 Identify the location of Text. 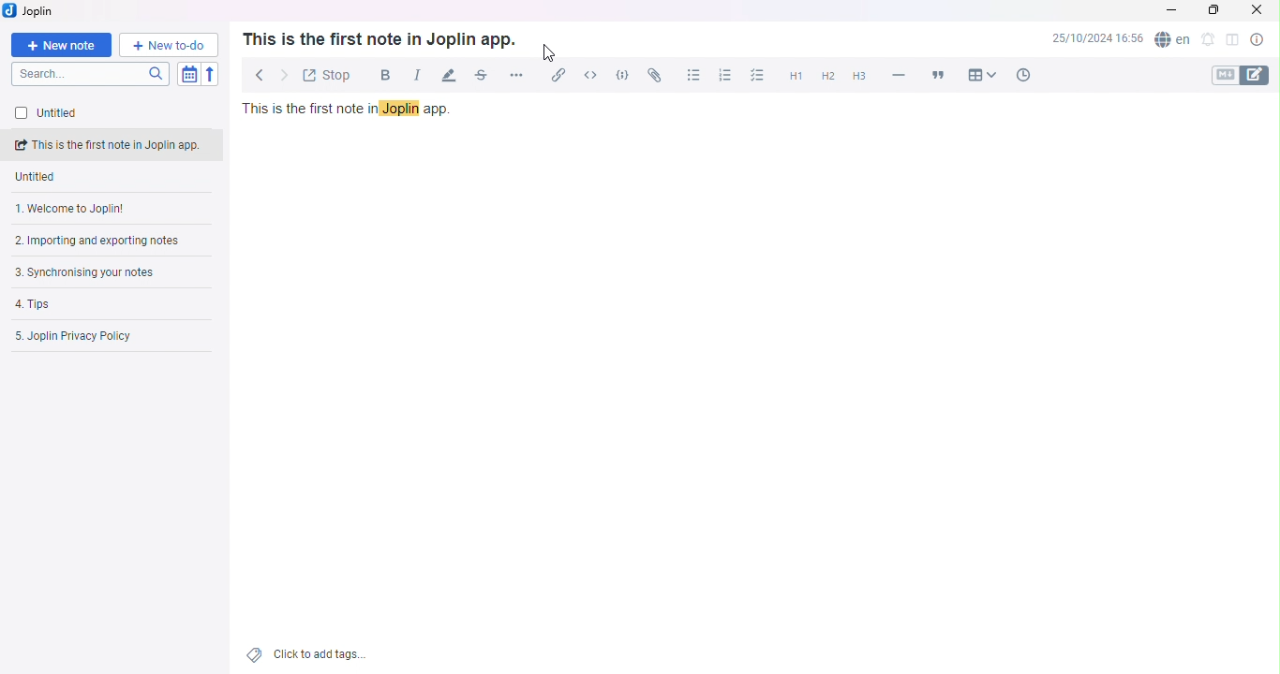
(379, 38).